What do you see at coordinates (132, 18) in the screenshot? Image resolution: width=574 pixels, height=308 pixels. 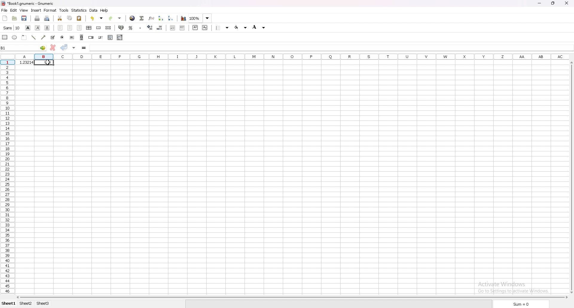 I see `hyperlink` at bounding box center [132, 18].